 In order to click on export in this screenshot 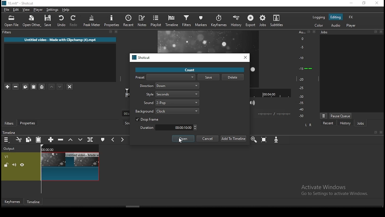, I will do `click(250, 20)`.